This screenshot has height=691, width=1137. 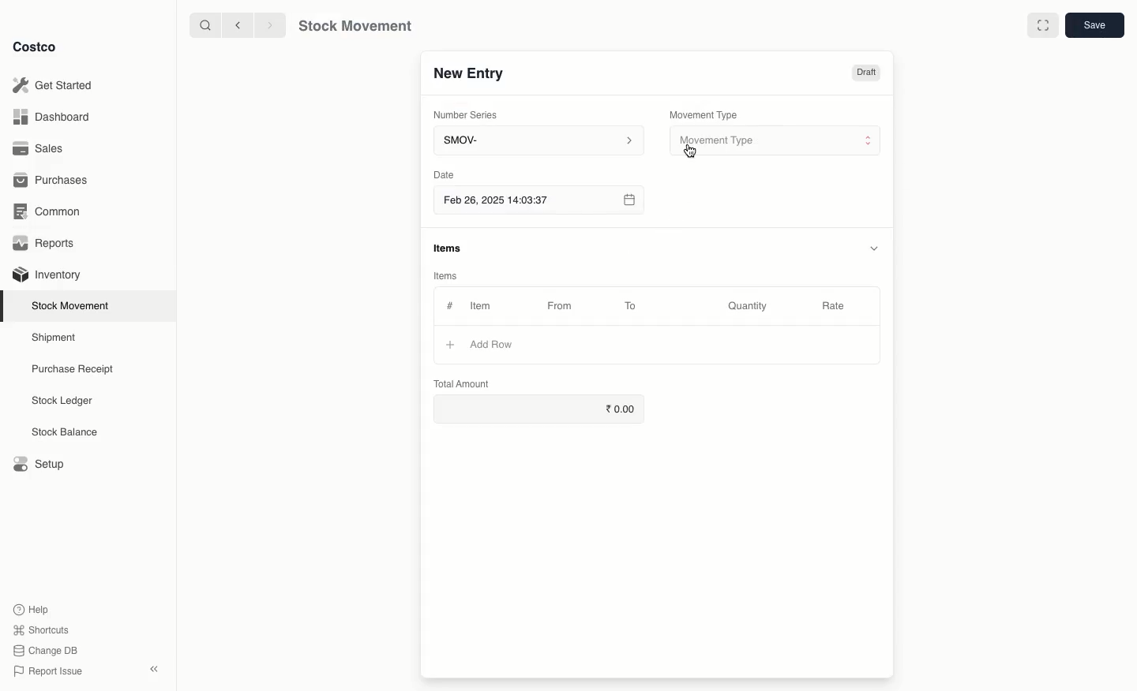 I want to click on Inventory, so click(x=49, y=275).